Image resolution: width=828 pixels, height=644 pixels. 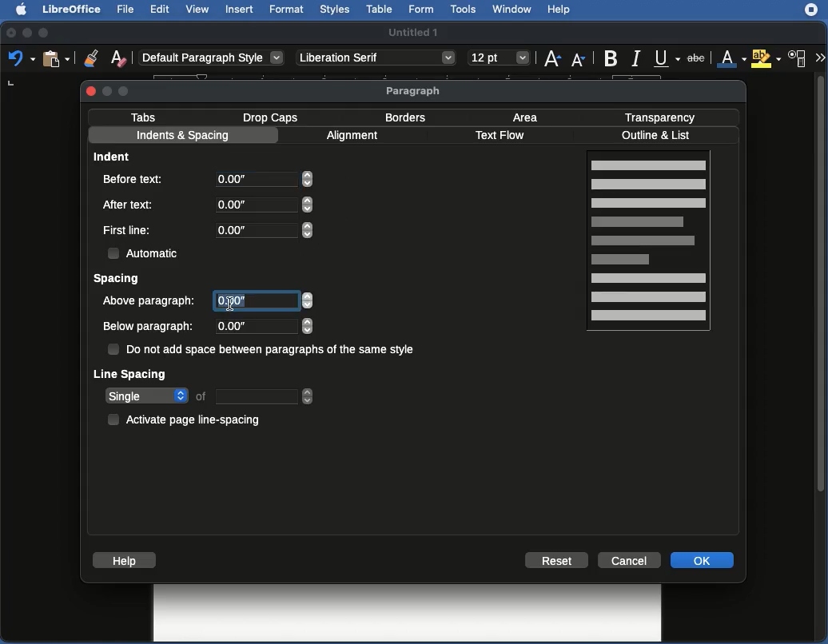 I want to click on Undo, so click(x=21, y=59).